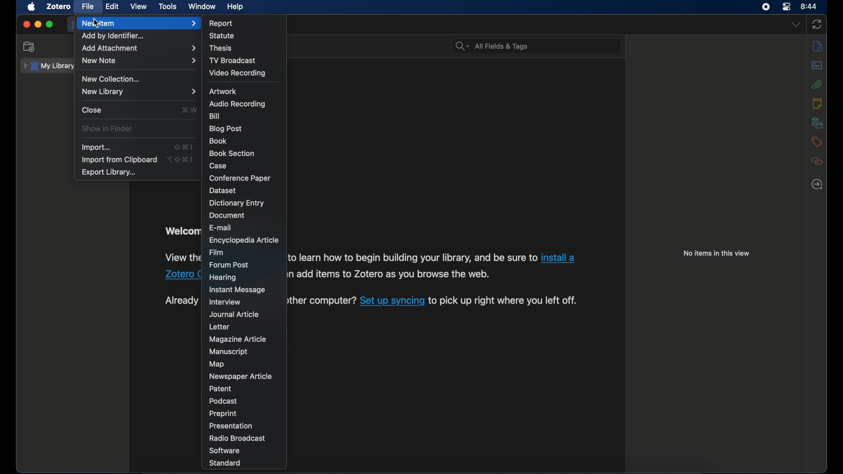 The height and width of the screenshot is (474, 843). What do you see at coordinates (221, 22) in the screenshot?
I see `report` at bounding box center [221, 22].